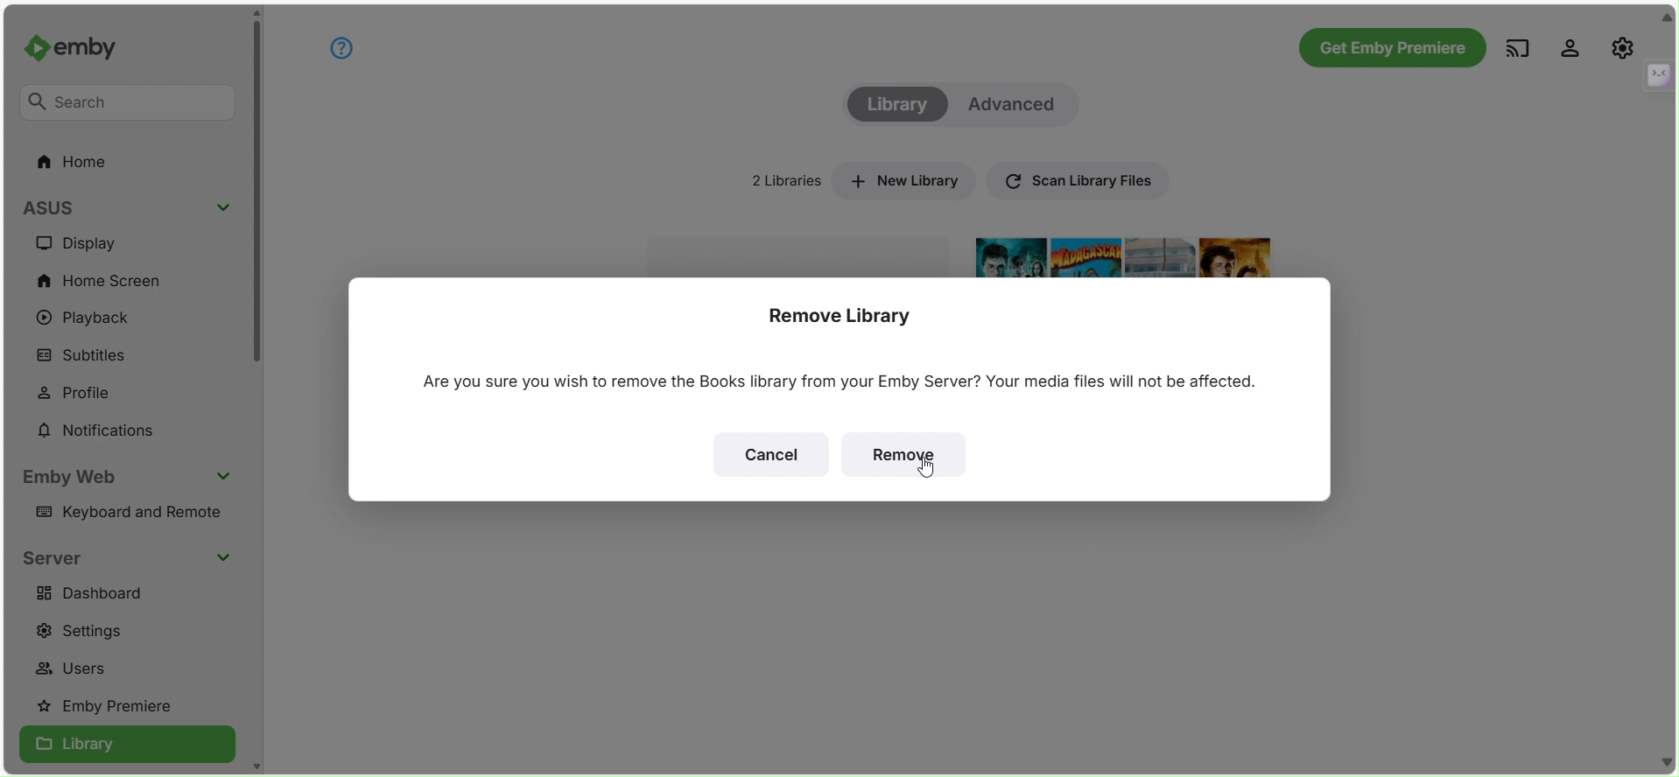 The image size is (1679, 777). I want to click on Playback, so click(89, 319).